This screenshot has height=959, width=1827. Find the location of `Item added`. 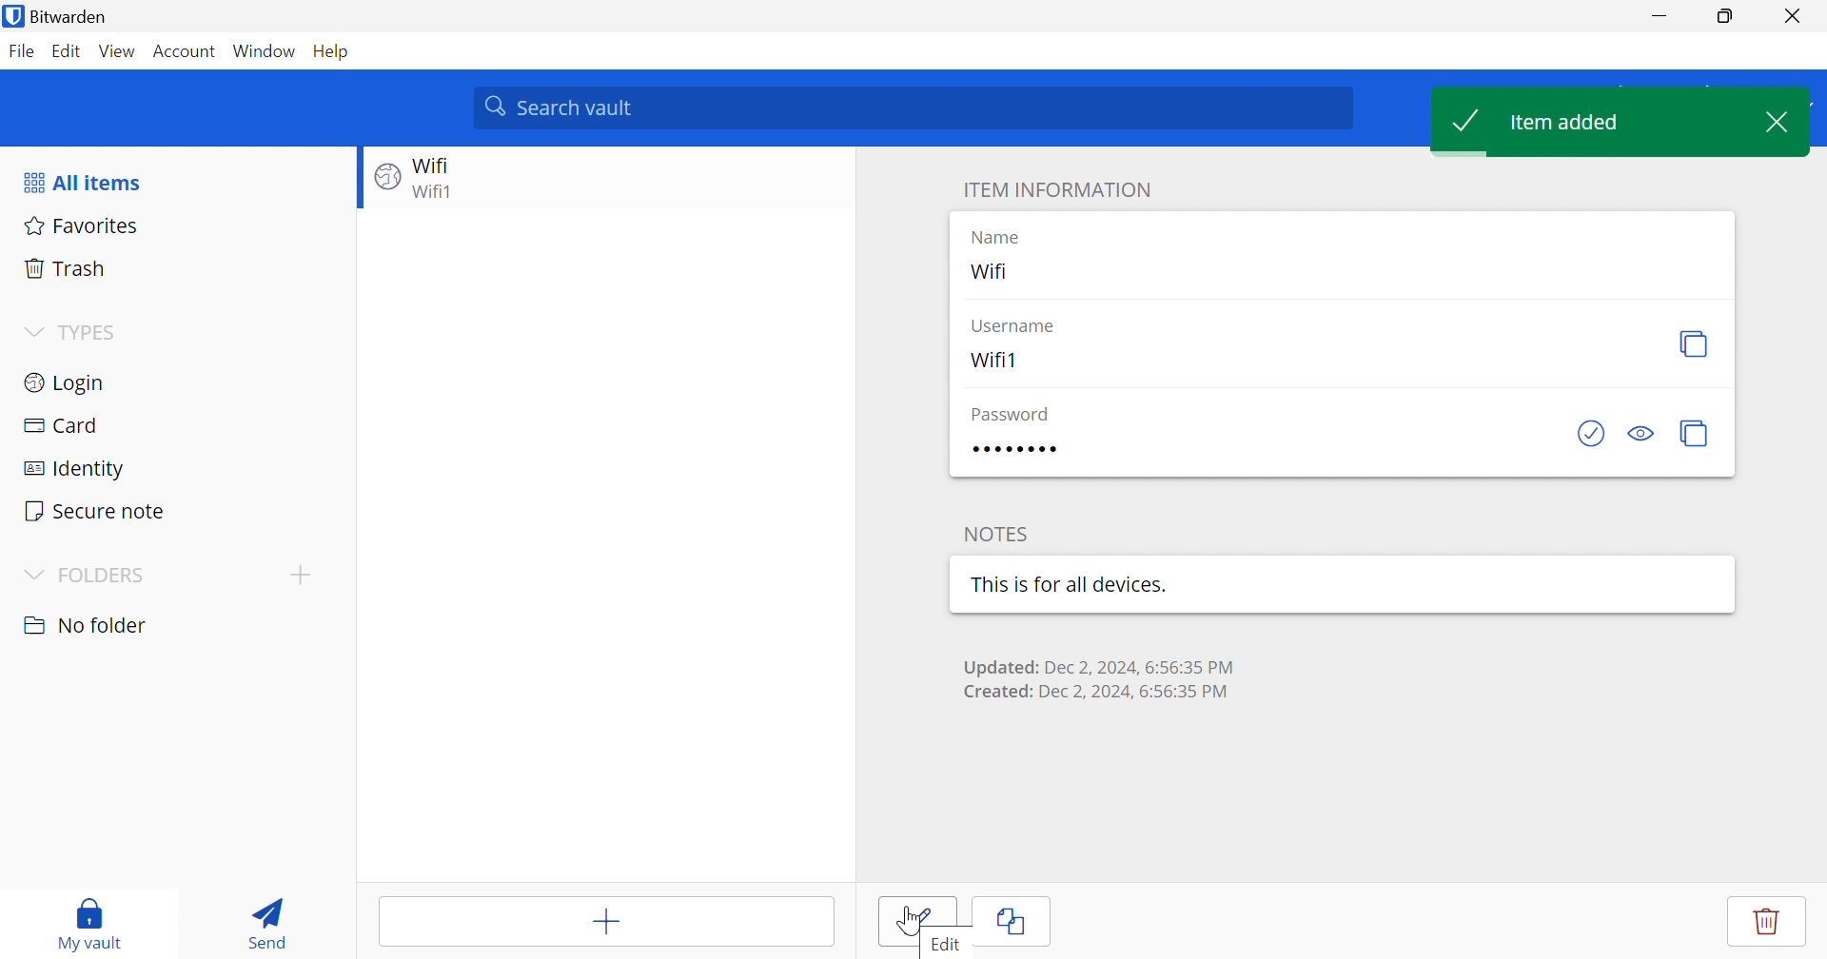

Item added is located at coordinates (1585, 121).